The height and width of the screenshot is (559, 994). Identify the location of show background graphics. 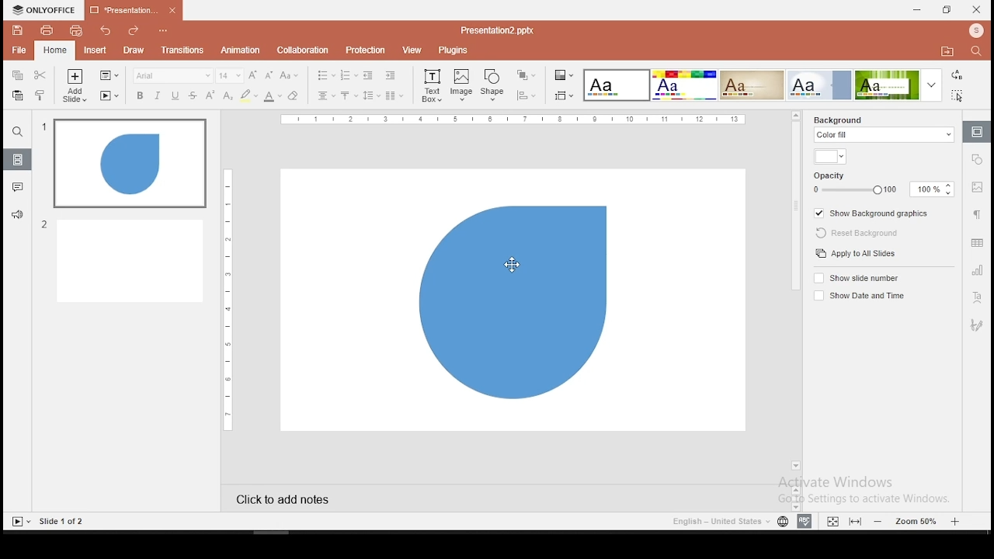
(871, 213).